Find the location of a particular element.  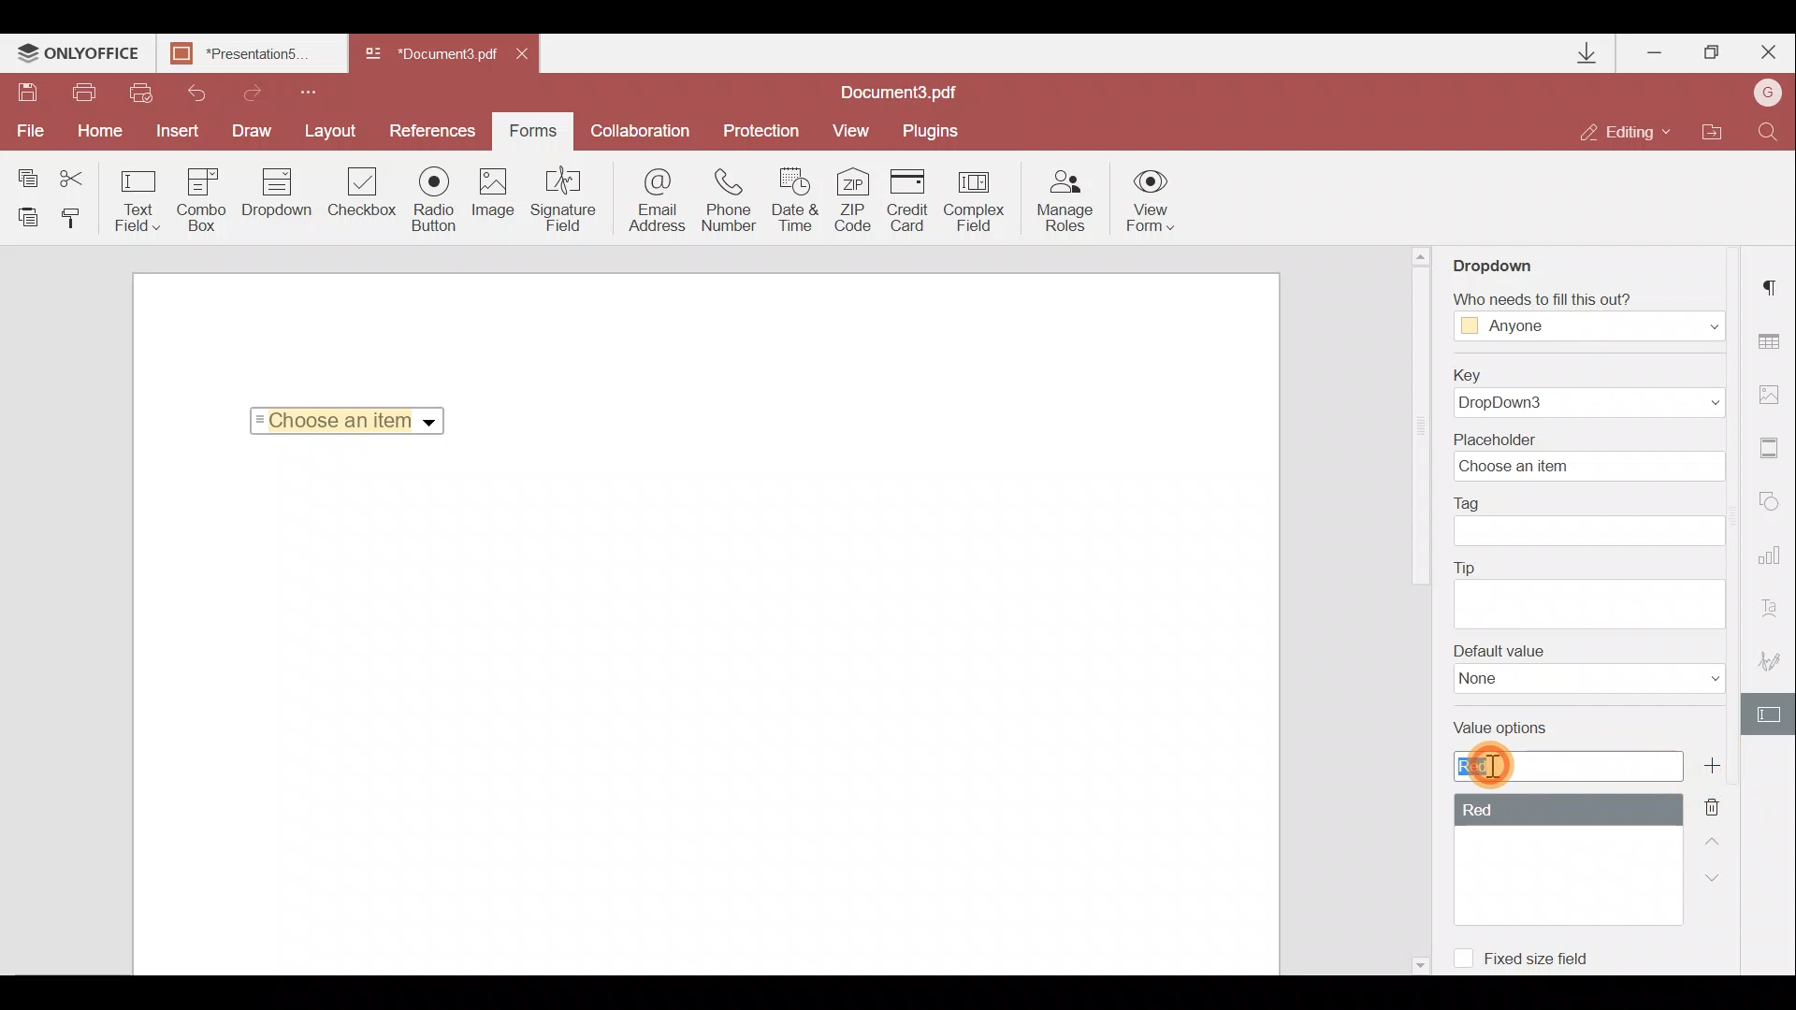

View is located at coordinates (857, 131).